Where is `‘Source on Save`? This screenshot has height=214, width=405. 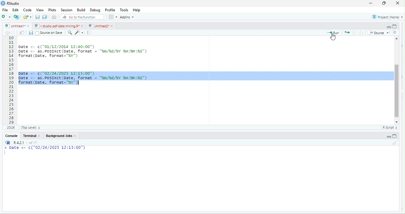 ‘Source on Save is located at coordinates (49, 33).